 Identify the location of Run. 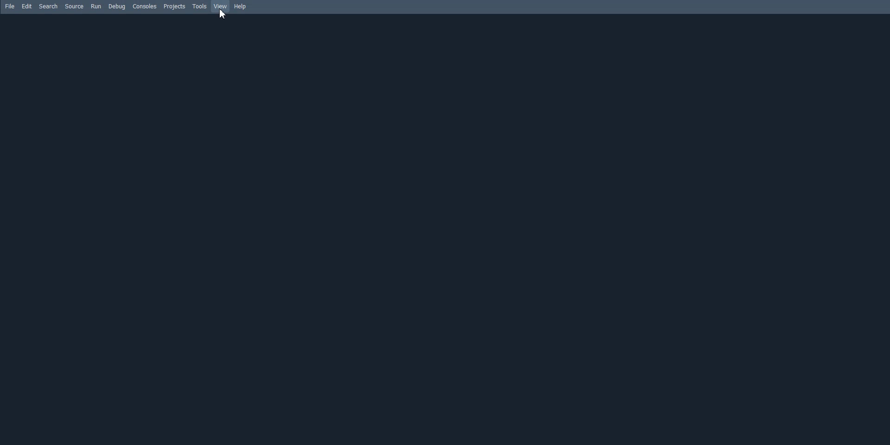
(95, 6).